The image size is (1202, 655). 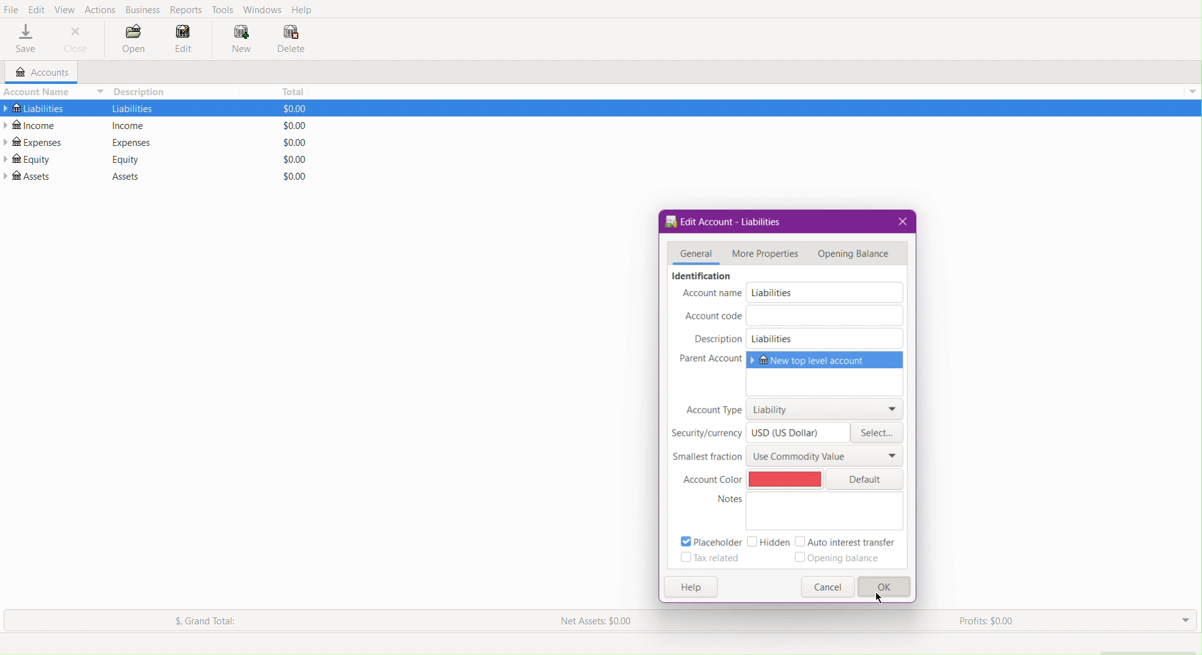 What do you see at coordinates (713, 410) in the screenshot?
I see `Account Type` at bounding box center [713, 410].